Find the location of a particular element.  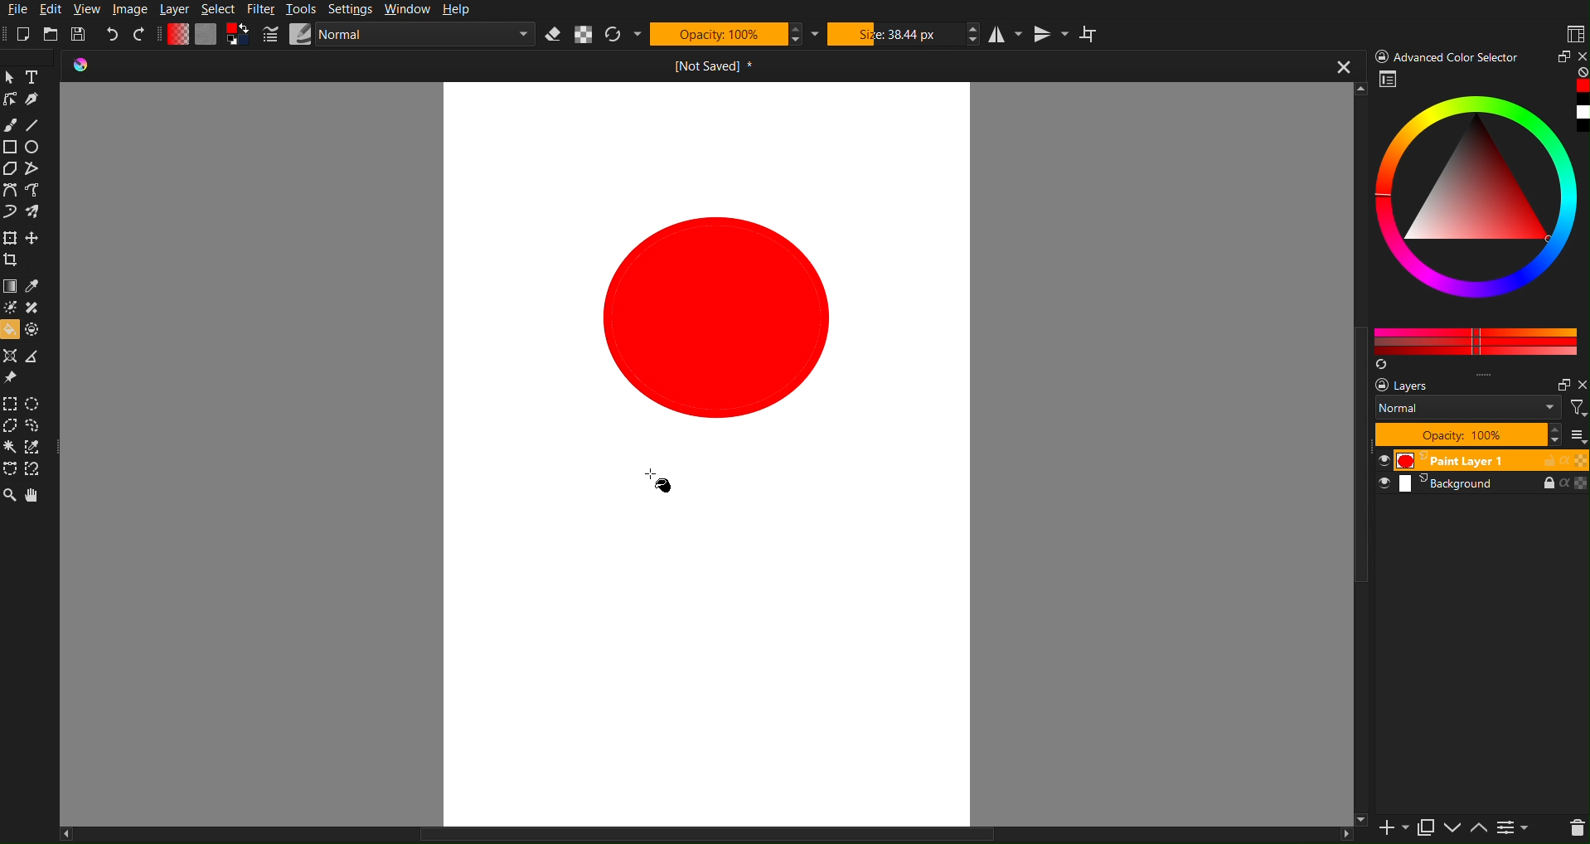

Transform is located at coordinates (10, 237).